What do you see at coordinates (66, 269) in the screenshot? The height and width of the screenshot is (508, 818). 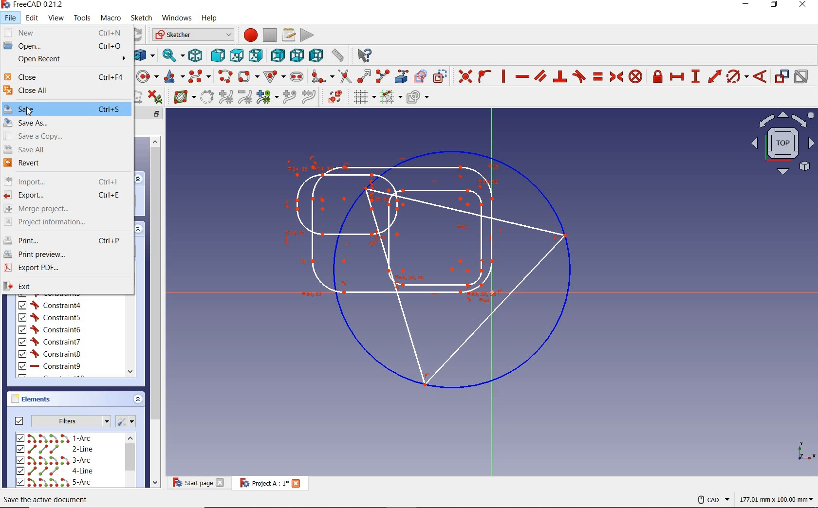 I see `export pdf` at bounding box center [66, 269].